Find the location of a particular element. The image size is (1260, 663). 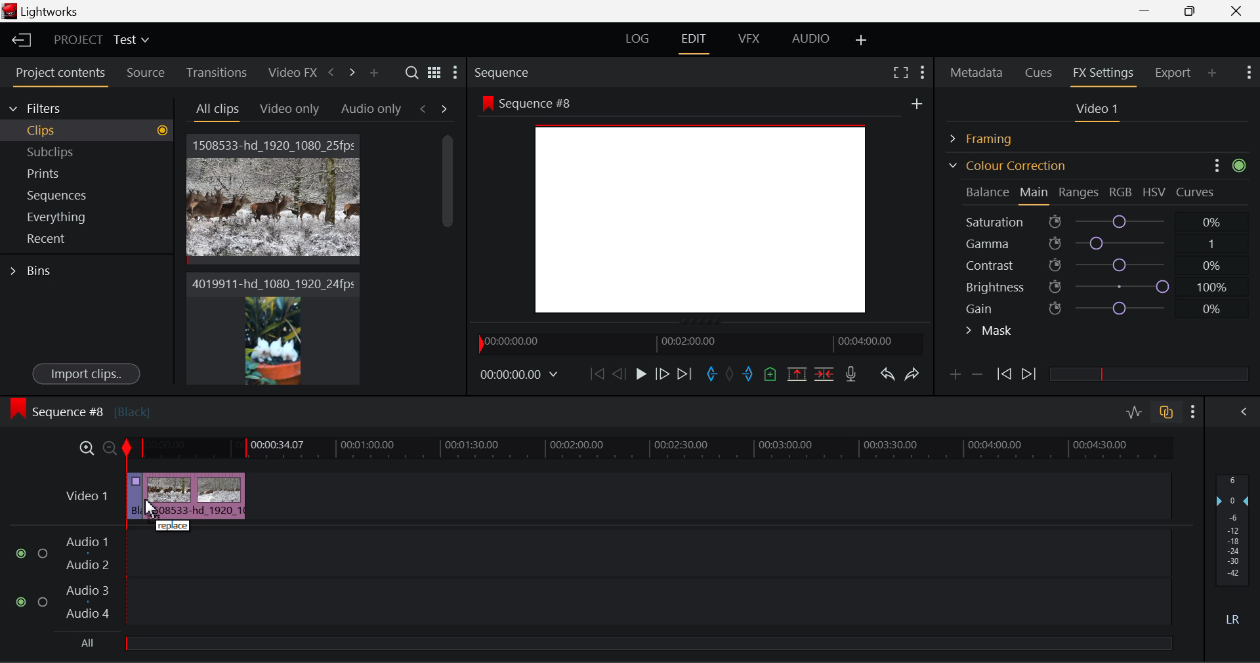

Clip 2 is located at coordinates (272, 340).